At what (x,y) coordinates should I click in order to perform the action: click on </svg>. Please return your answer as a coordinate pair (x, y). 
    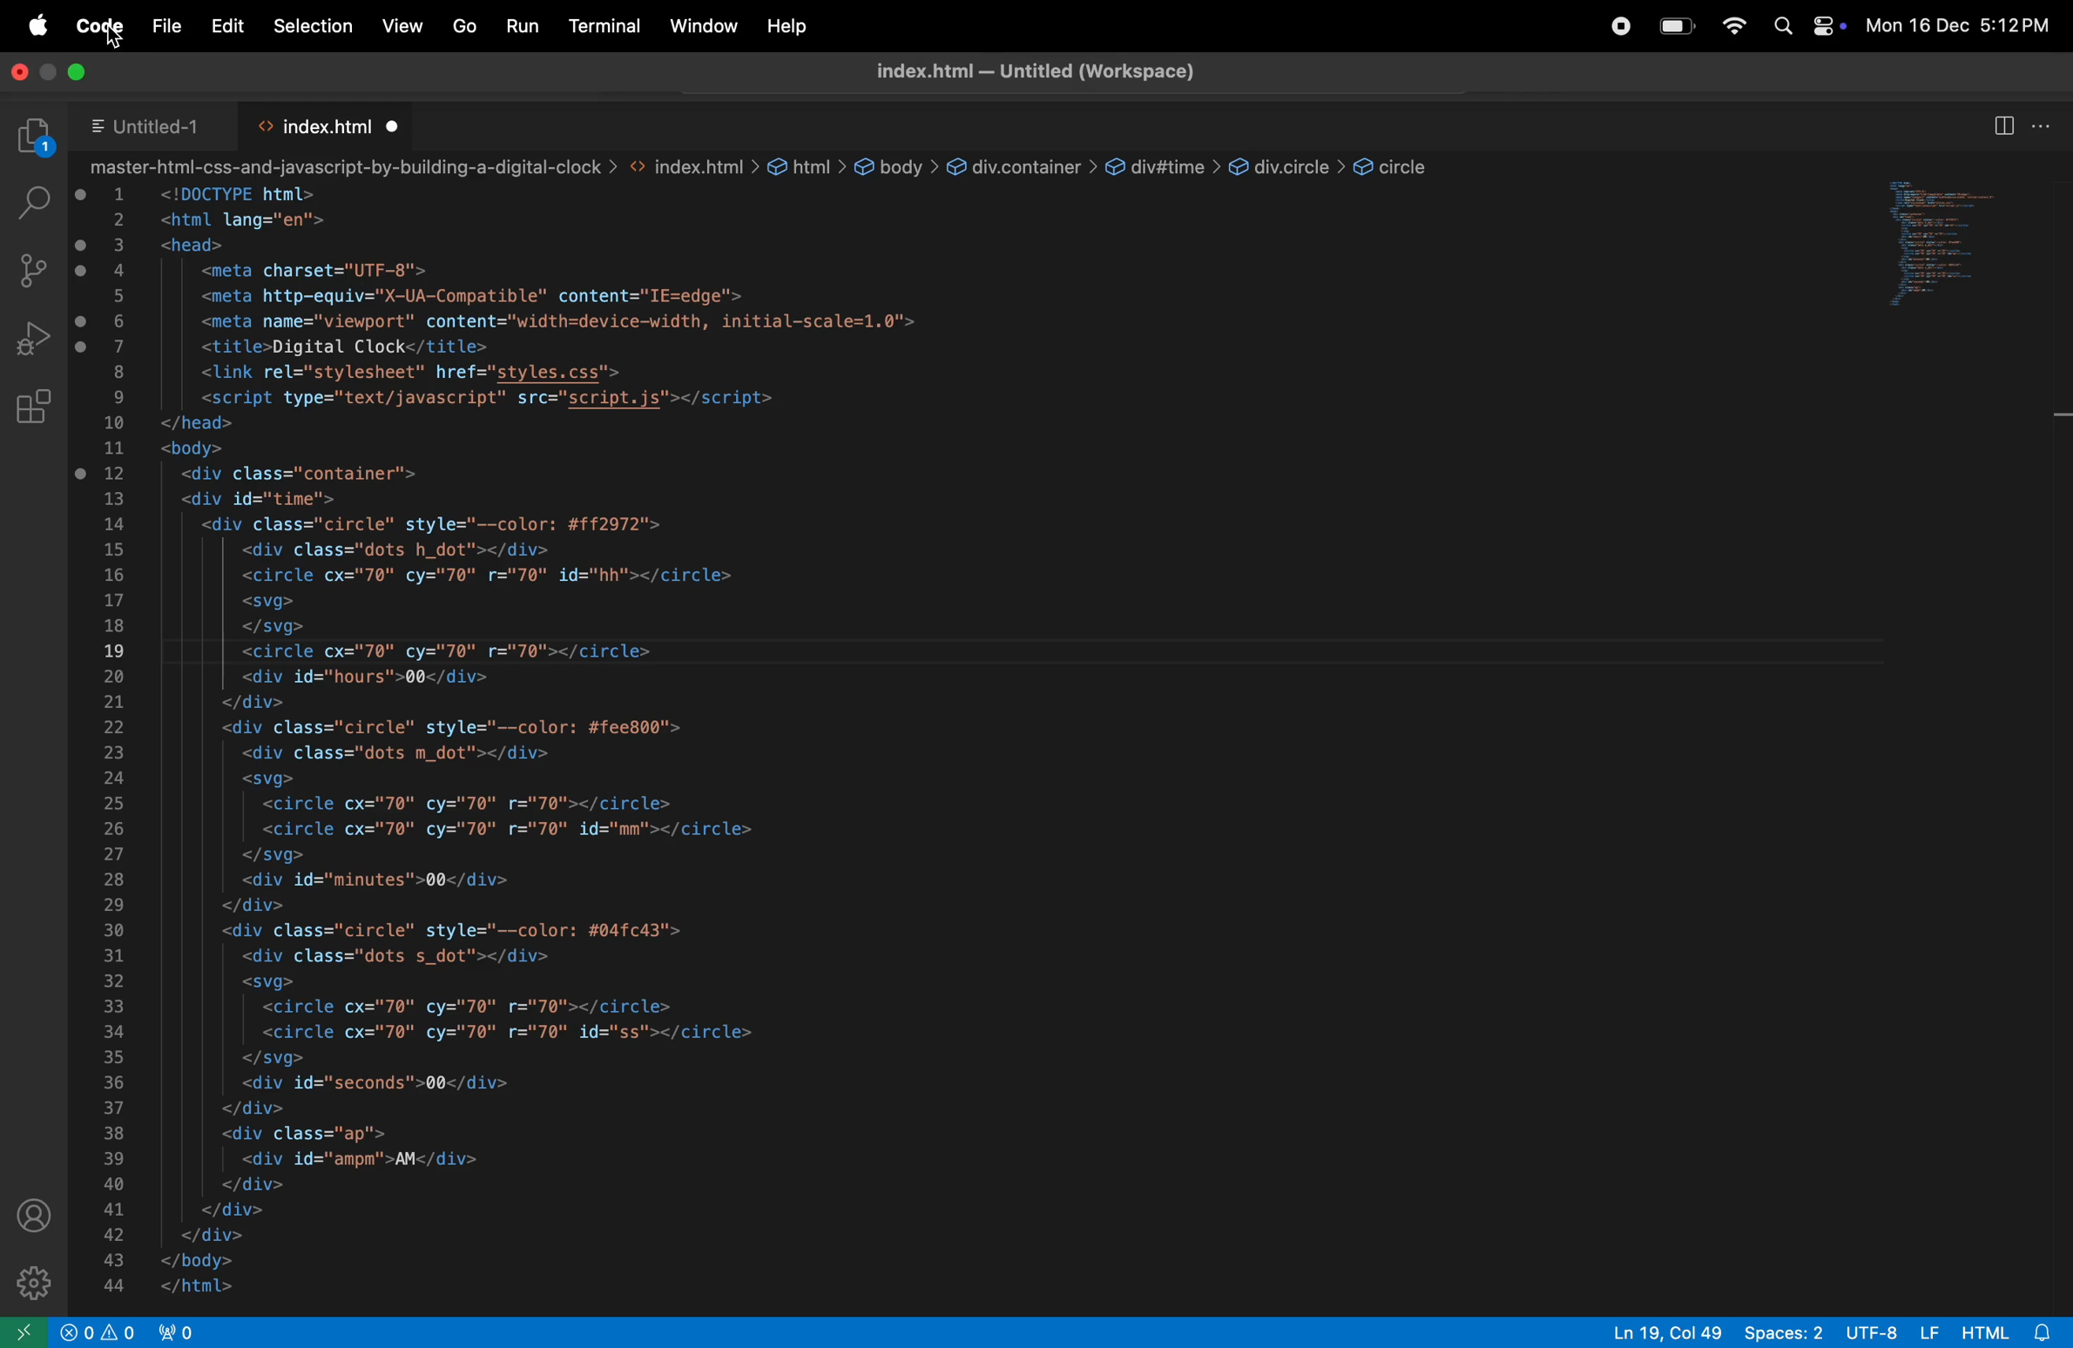
    Looking at the image, I should click on (283, 1059).